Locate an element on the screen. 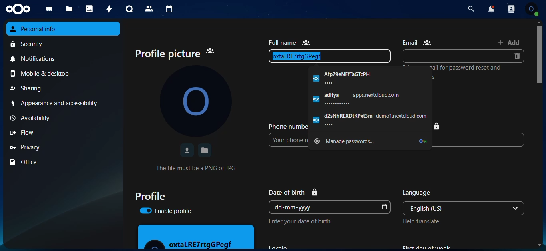  talk is located at coordinates (128, 9).